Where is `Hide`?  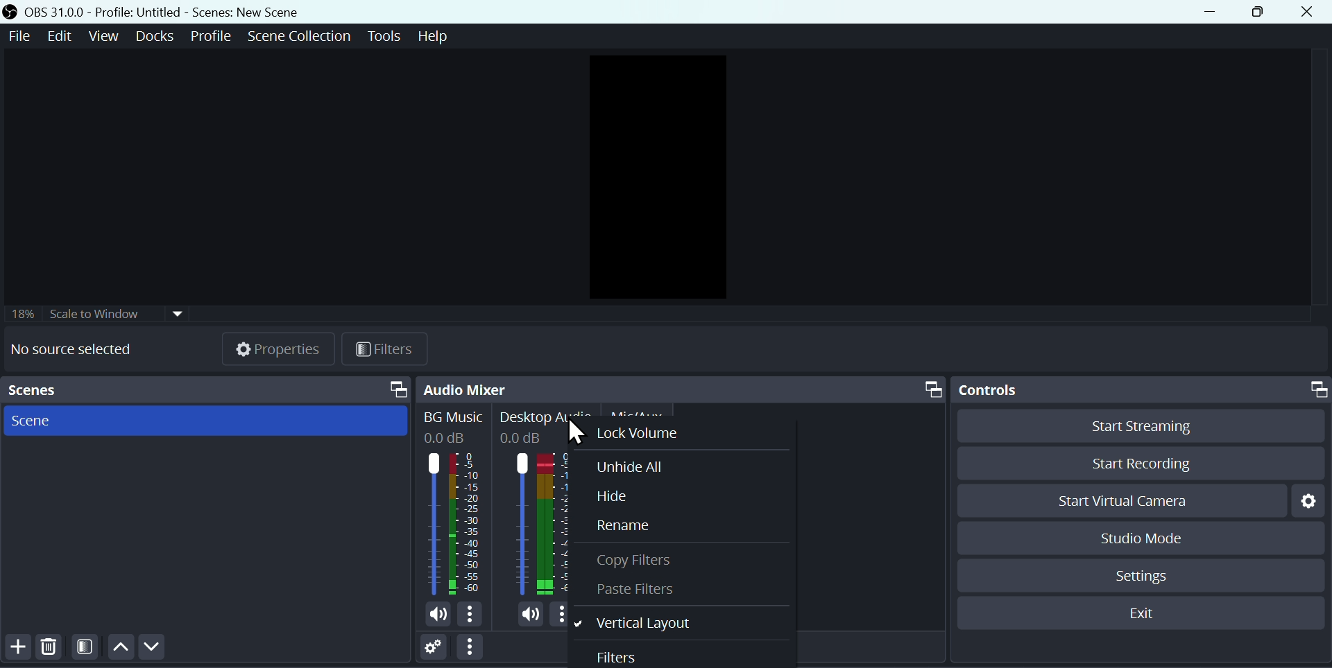
Hide is located at coordinates (610, 499).